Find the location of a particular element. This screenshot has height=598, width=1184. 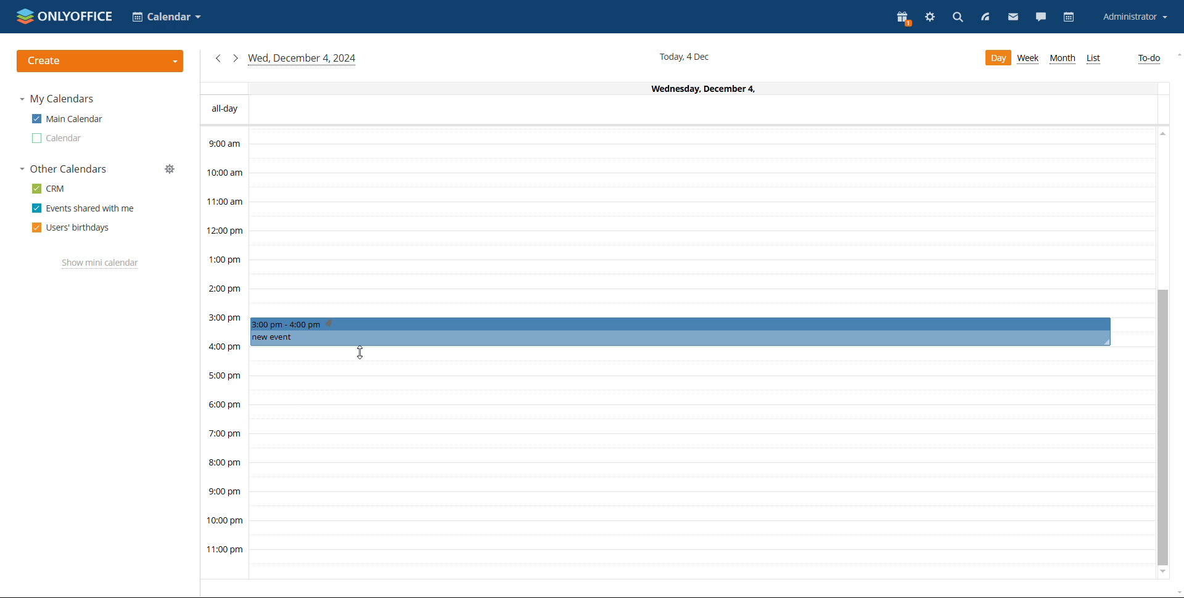

account is located at coordinates (1134, 17).